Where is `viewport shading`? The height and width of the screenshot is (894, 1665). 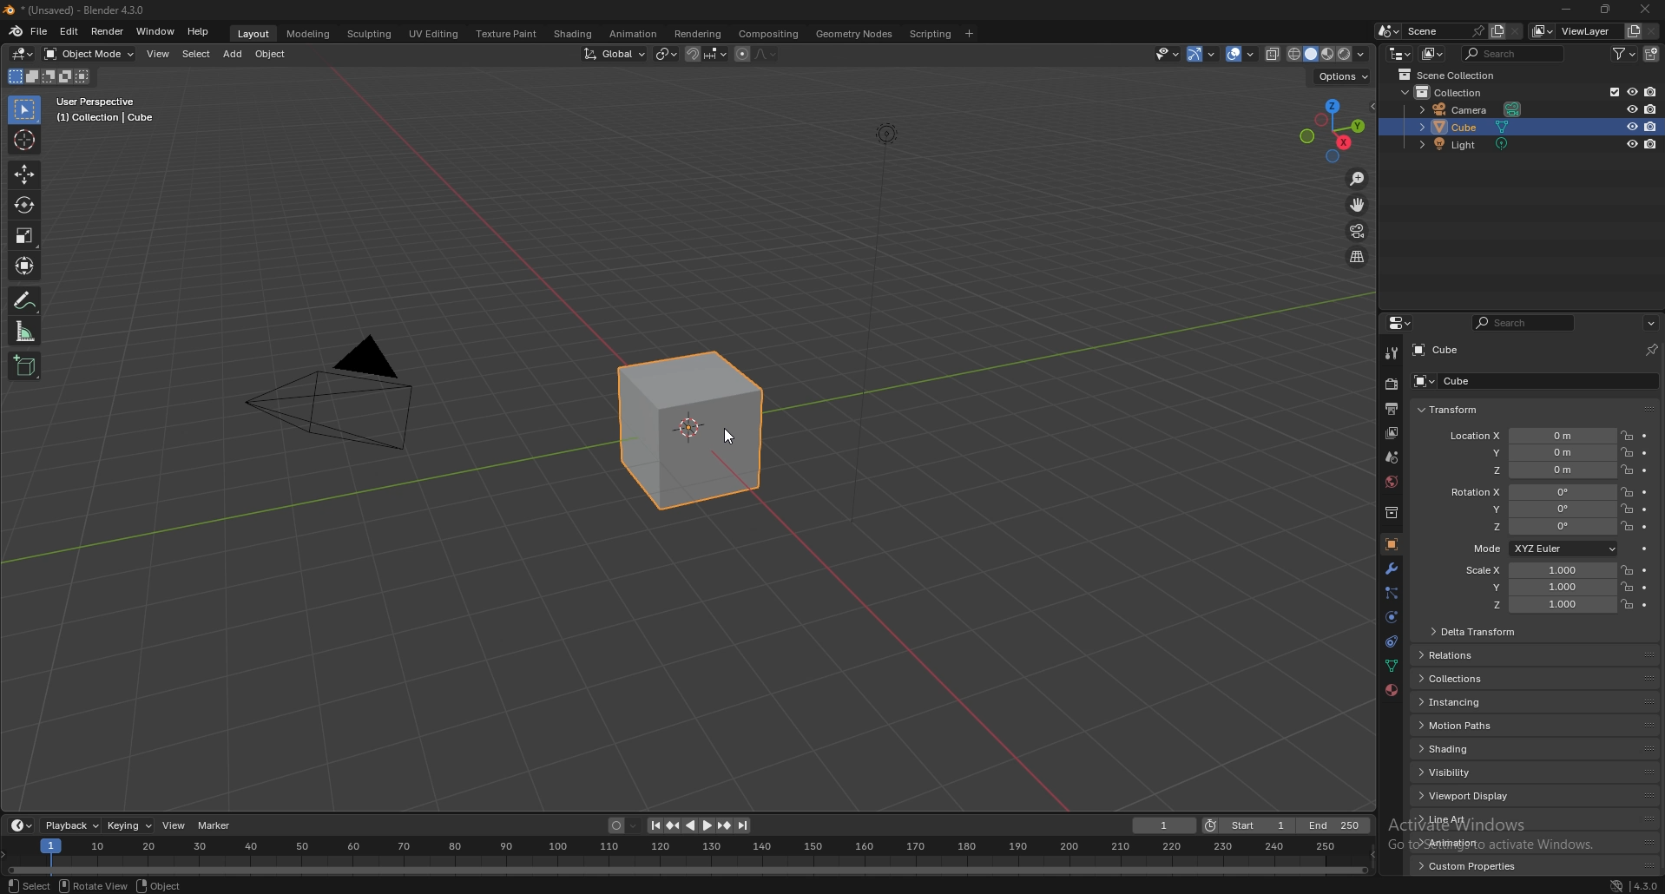 viewport shading is located at coordinates (1310, 54).